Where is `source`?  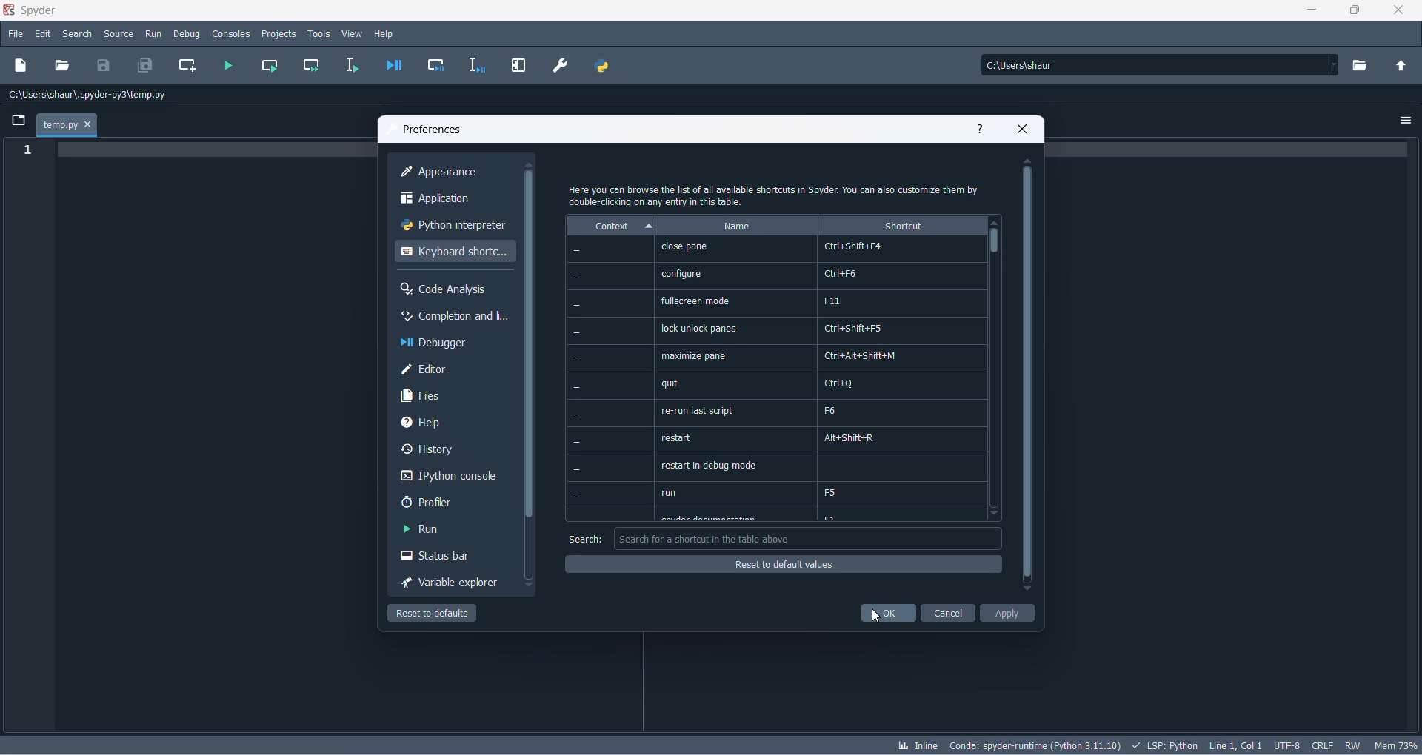 source is located at coordinates (116, 34).